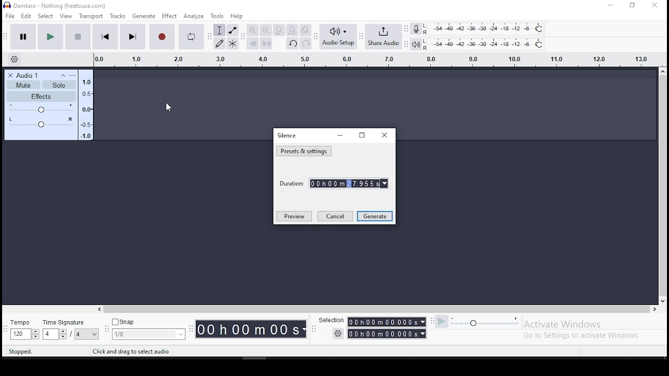  I want to click on Selection timer, so click(373, 322).